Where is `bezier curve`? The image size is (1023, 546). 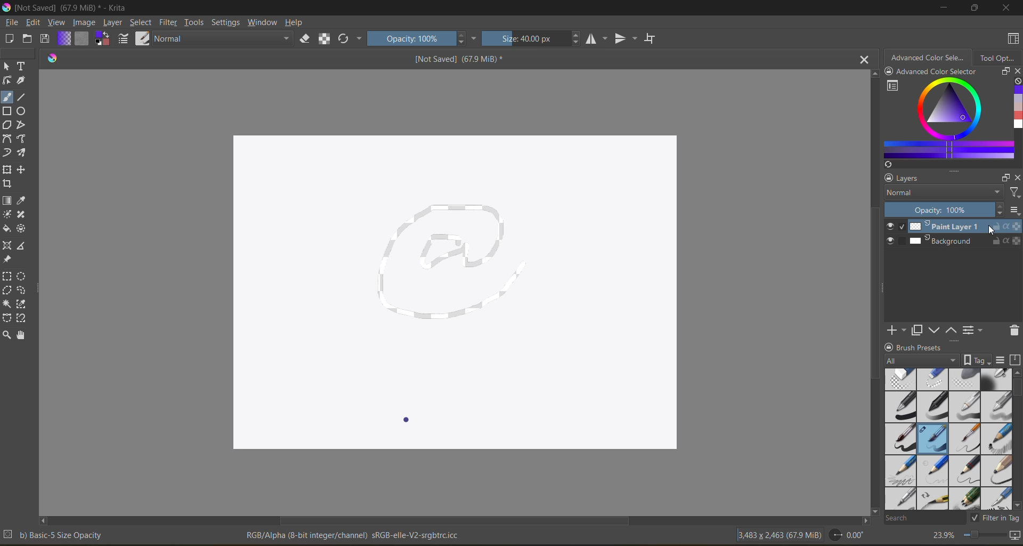
bezier curve is located at coordinates (6, 139).